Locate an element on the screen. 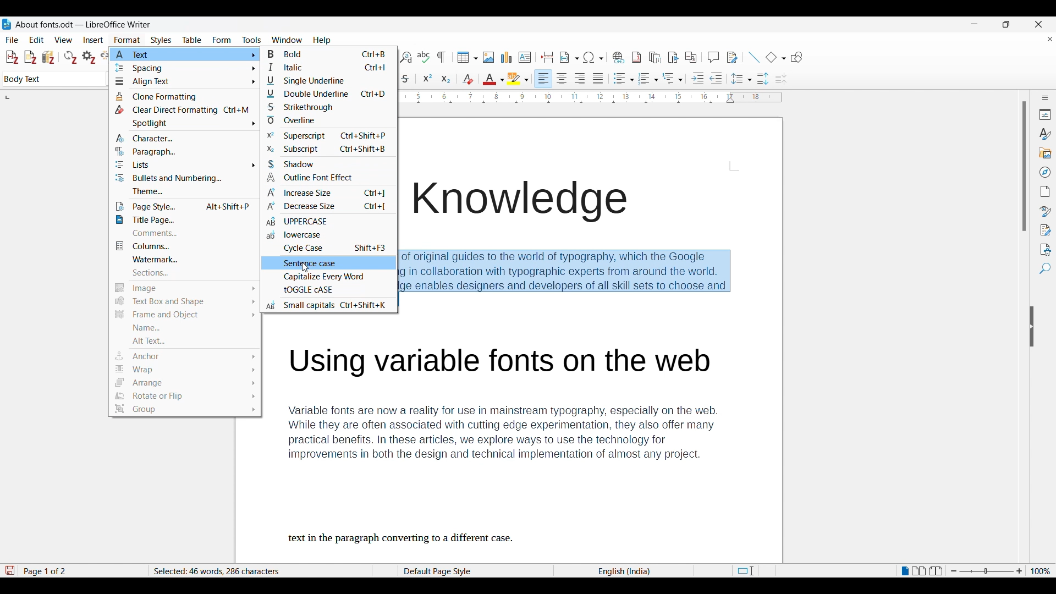 Image resolution: width=1056 pixels, height=594 pixels. spotlight is located at coordinates (183, 124).